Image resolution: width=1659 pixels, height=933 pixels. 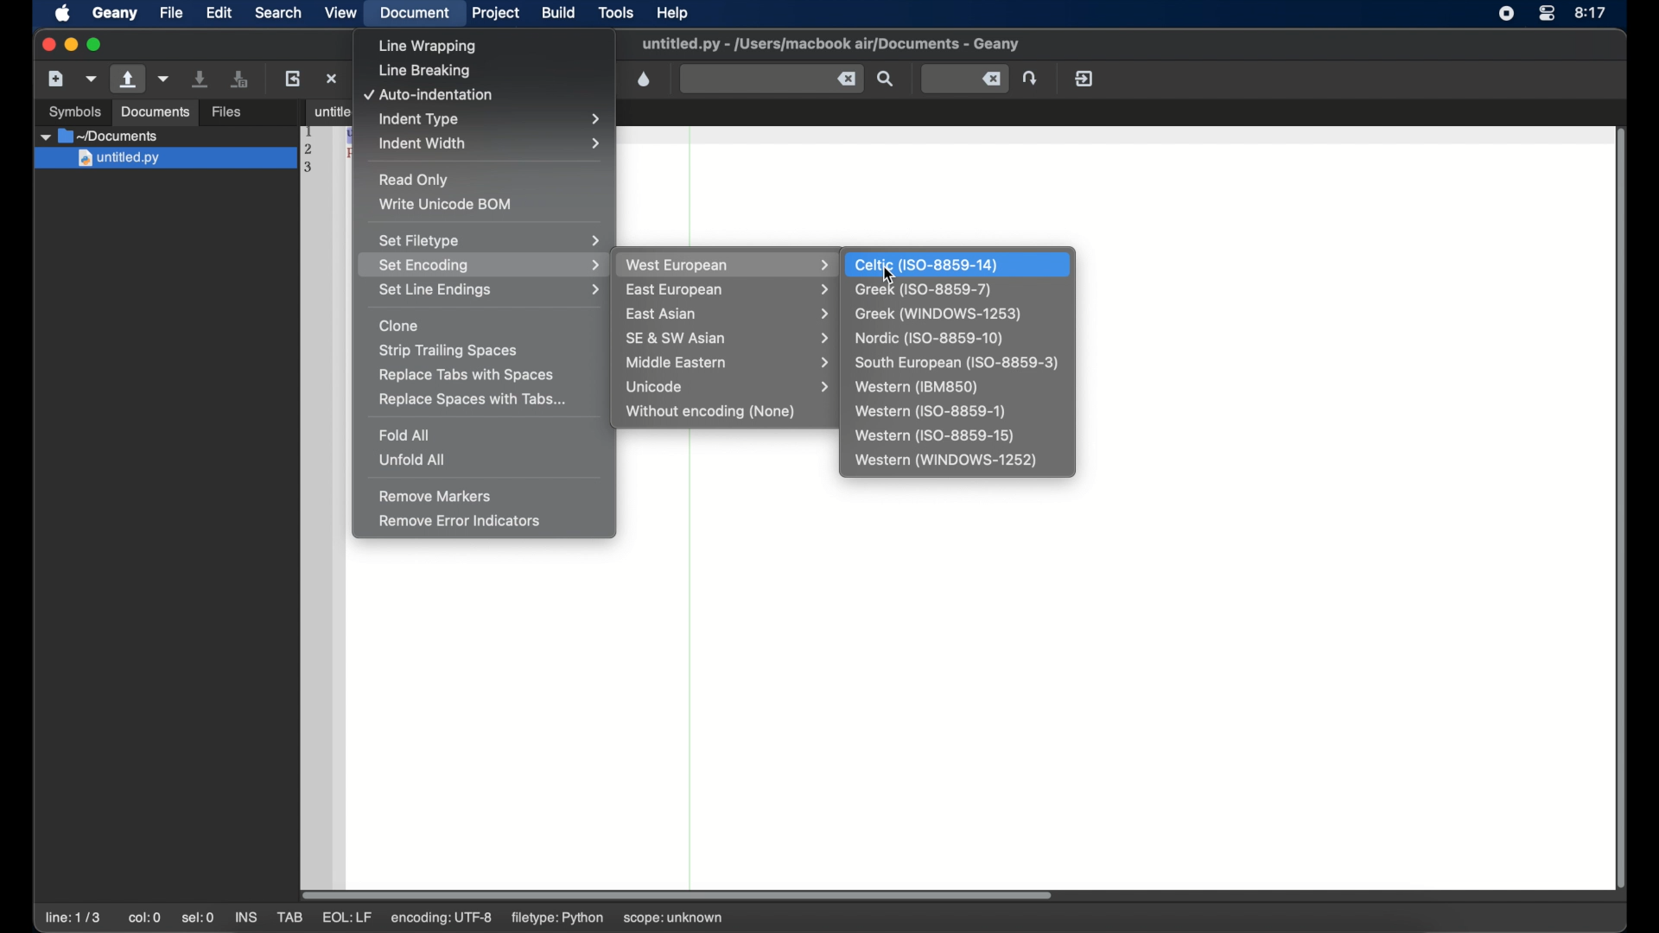 What do you see at coordinates (292, 78) in the screenshot?
I see `reload the current file from disk` at bounding box center [292, 78].